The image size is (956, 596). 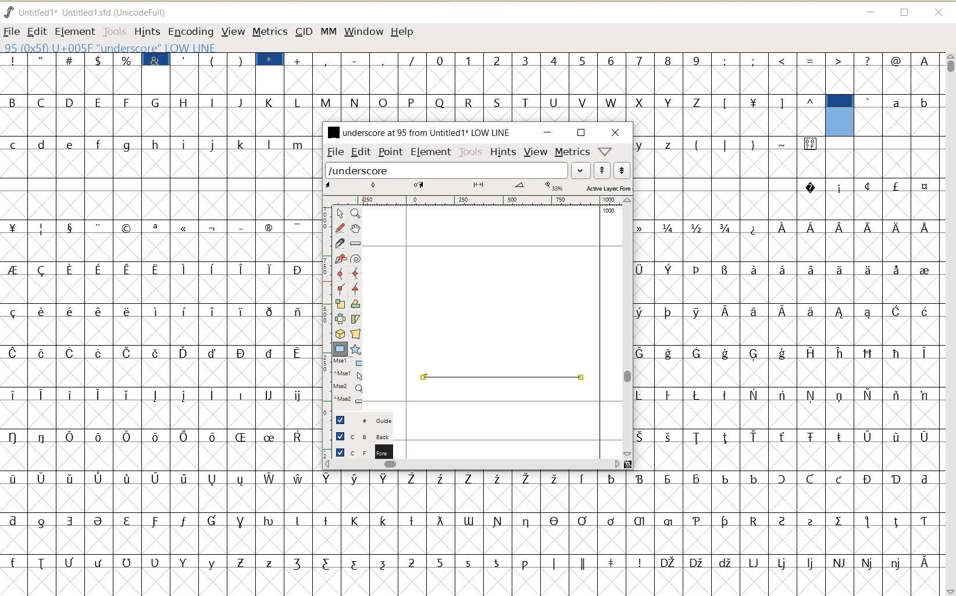 I want to click on ELEMENT, so click(x=74, y=32).